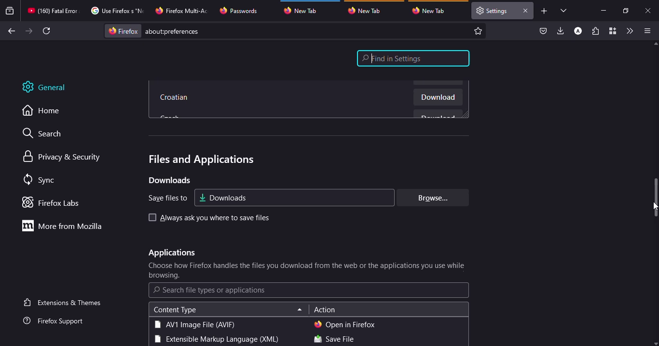 The width and height of the screenshot is (659, 346). What do you see at coordinates (625, 11) in the screenshot?
I see `maximize` at bounding box center [625, 11].